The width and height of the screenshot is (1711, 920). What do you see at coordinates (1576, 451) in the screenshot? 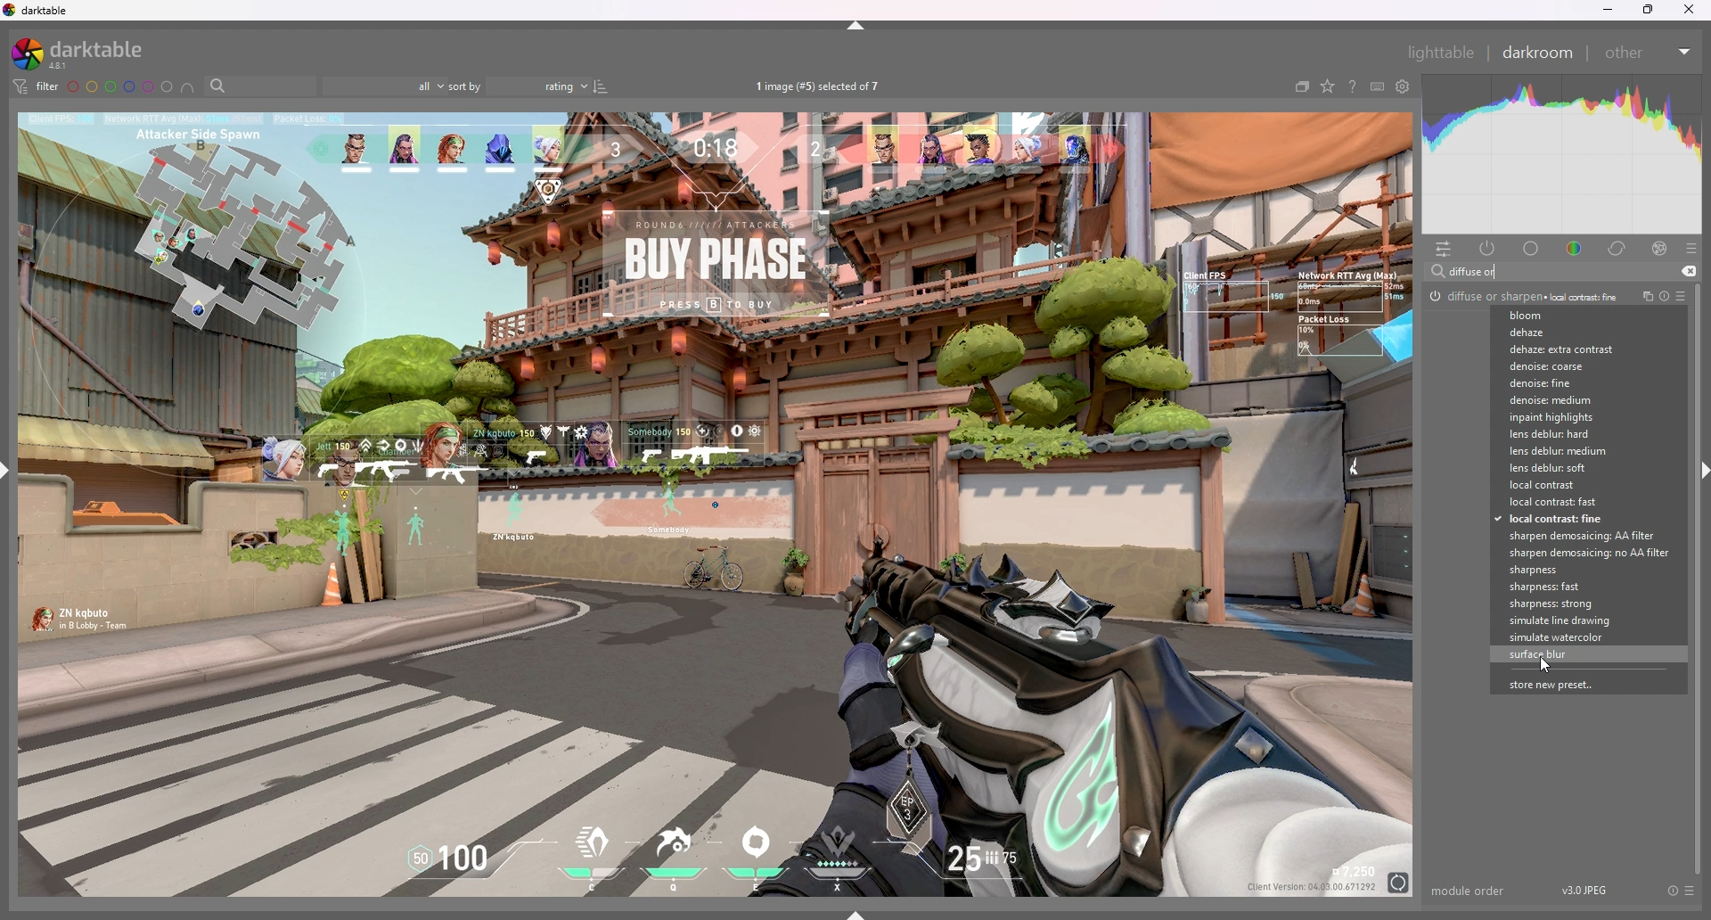
I see `lens deblur medium` at bounding box center [1576, 451].